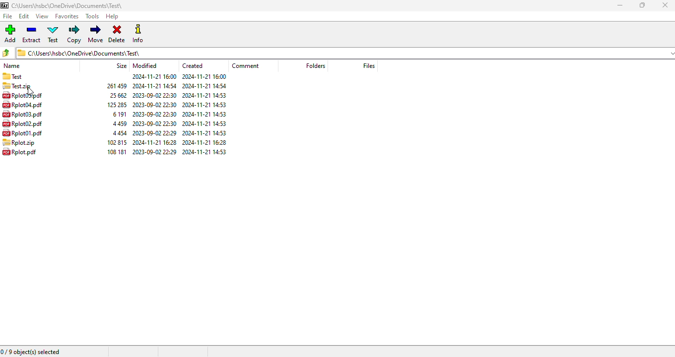 Image resolution: width=675 pixels, height=357 pixels. I want to click on file name, so click(22, 105).